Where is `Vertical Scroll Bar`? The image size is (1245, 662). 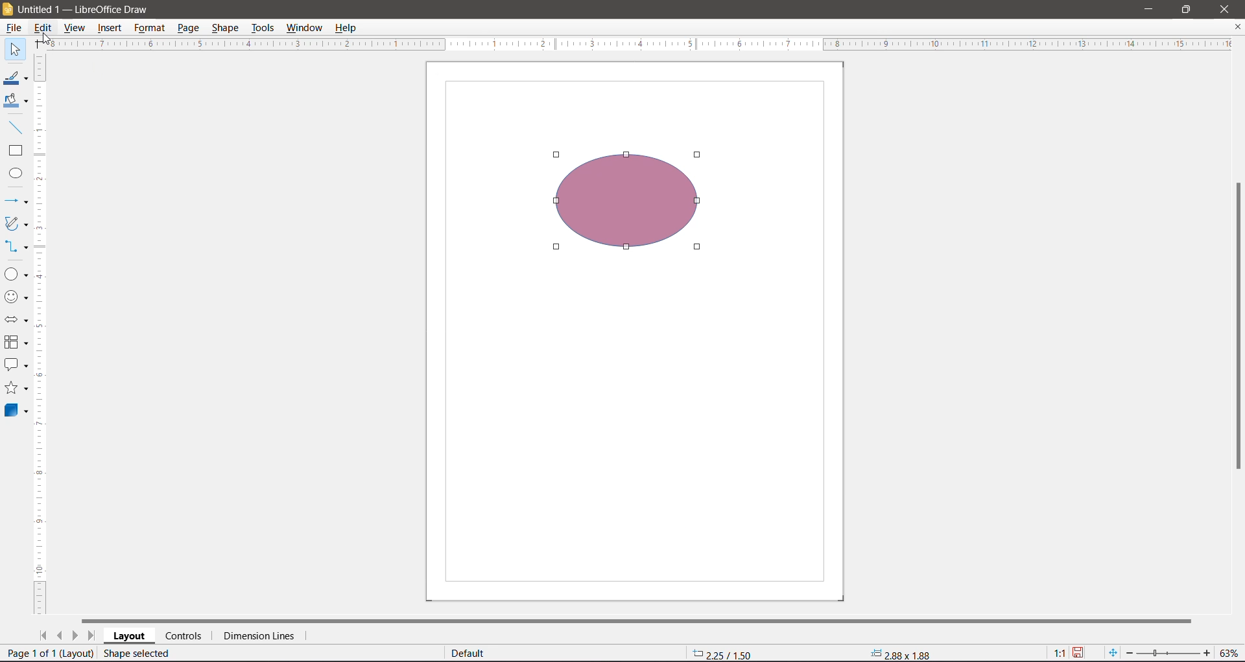 Vertical Scroll Bar is located at coordinates (1237, 328).